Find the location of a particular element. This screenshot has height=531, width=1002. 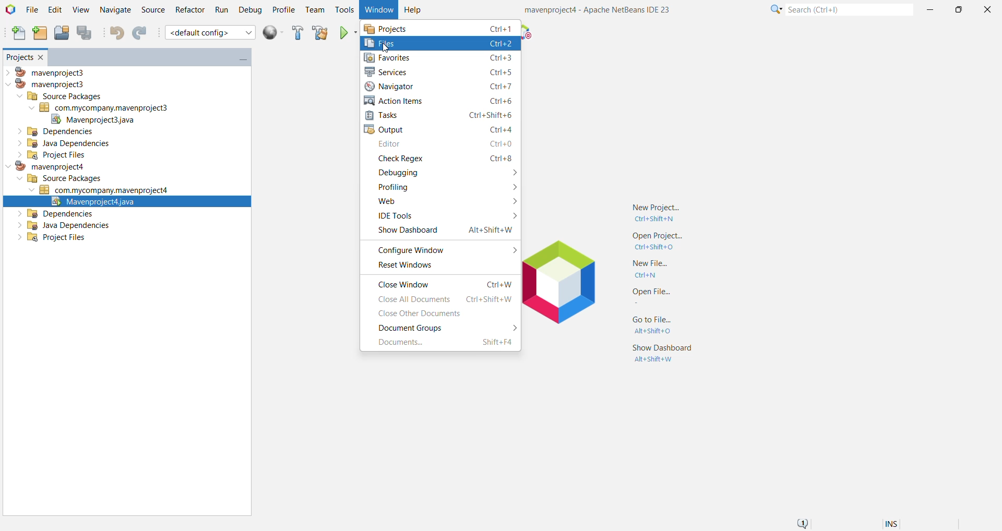

Run Project is located at coordinates (345, 33).